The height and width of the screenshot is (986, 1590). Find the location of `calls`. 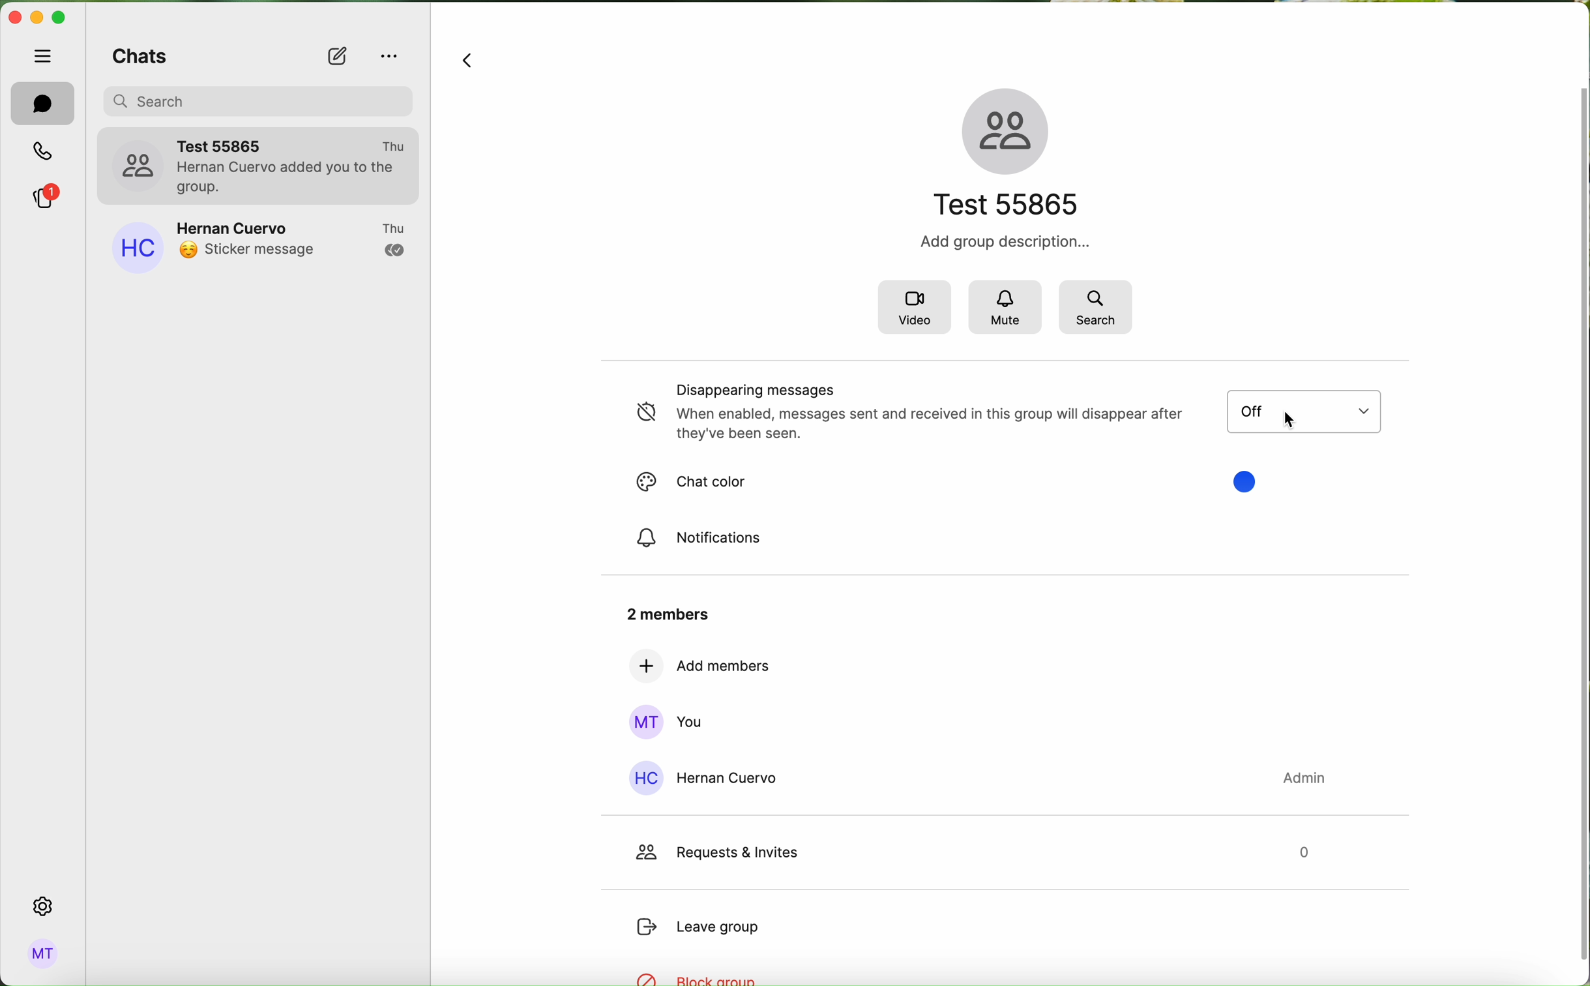

calls is located at coordinates (44, 151).